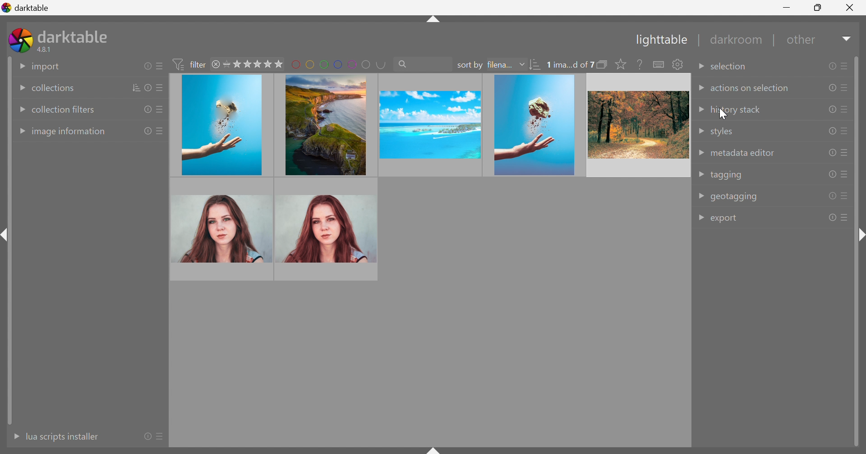 The height and width of the screenshot is (454, 866). I want to click on Drop Down, so click(700, 174).